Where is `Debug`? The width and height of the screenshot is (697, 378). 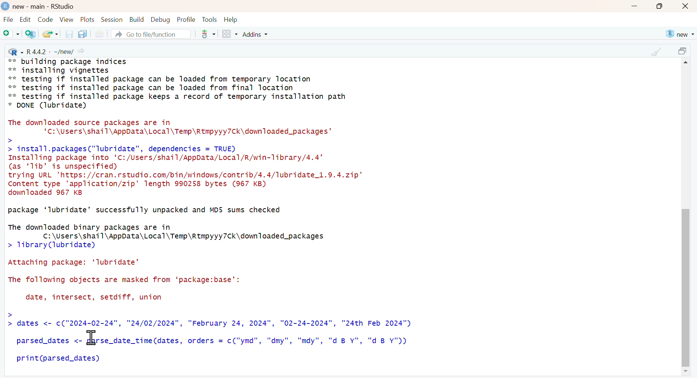
Debug is located at coordinates (160, 19).